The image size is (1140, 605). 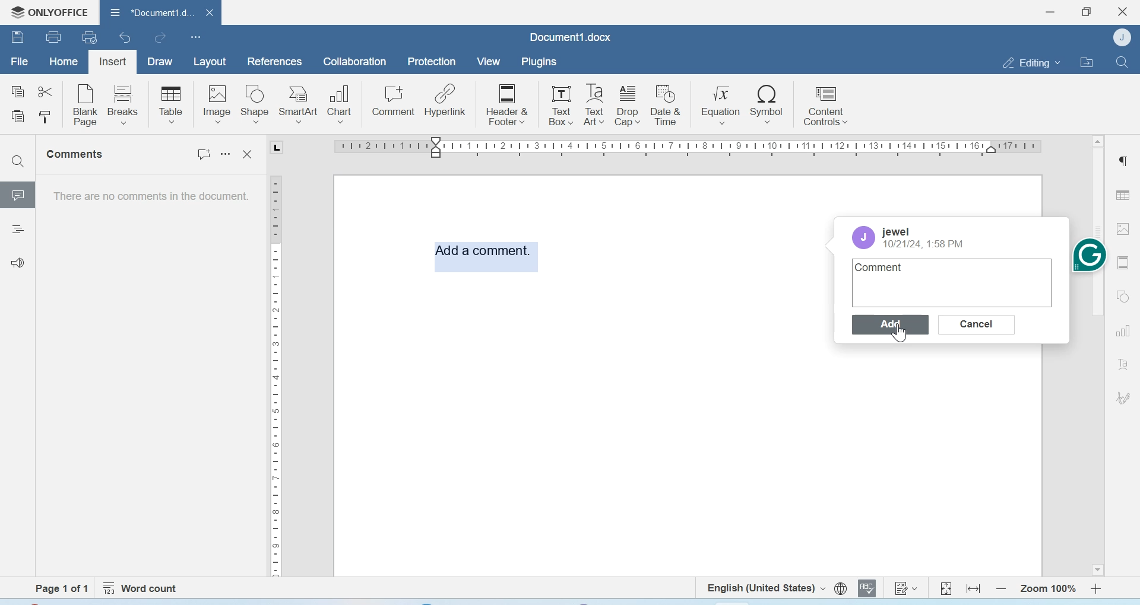 I want to click on Collaboration, so click(x=355, y=62).